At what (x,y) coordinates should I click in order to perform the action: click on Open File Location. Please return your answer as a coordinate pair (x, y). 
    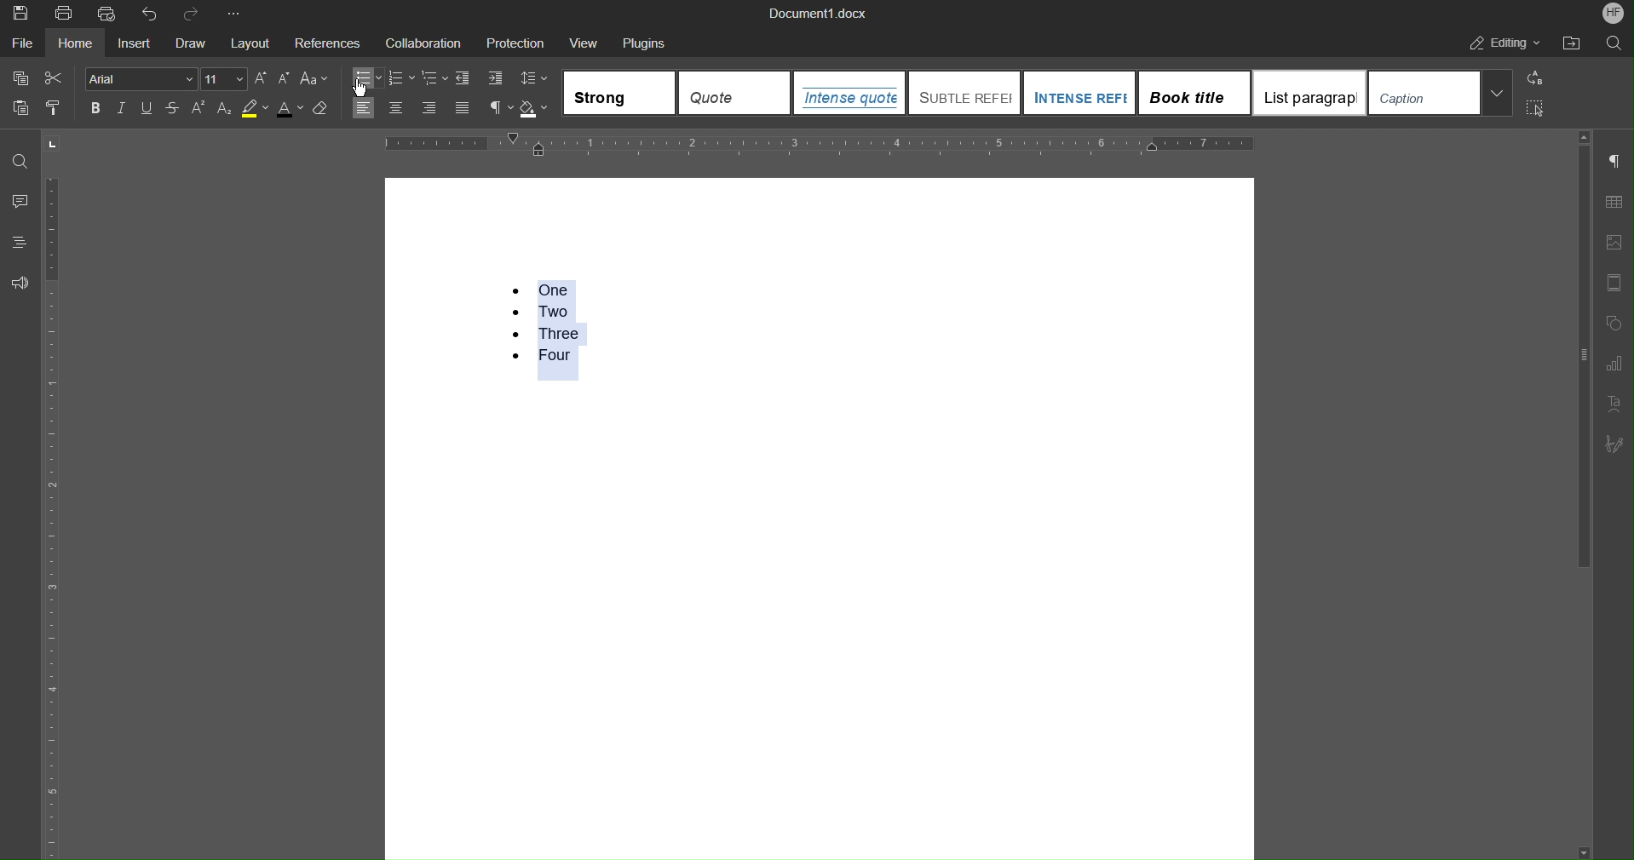
    Looking at the image, I should click on (1570, 41).